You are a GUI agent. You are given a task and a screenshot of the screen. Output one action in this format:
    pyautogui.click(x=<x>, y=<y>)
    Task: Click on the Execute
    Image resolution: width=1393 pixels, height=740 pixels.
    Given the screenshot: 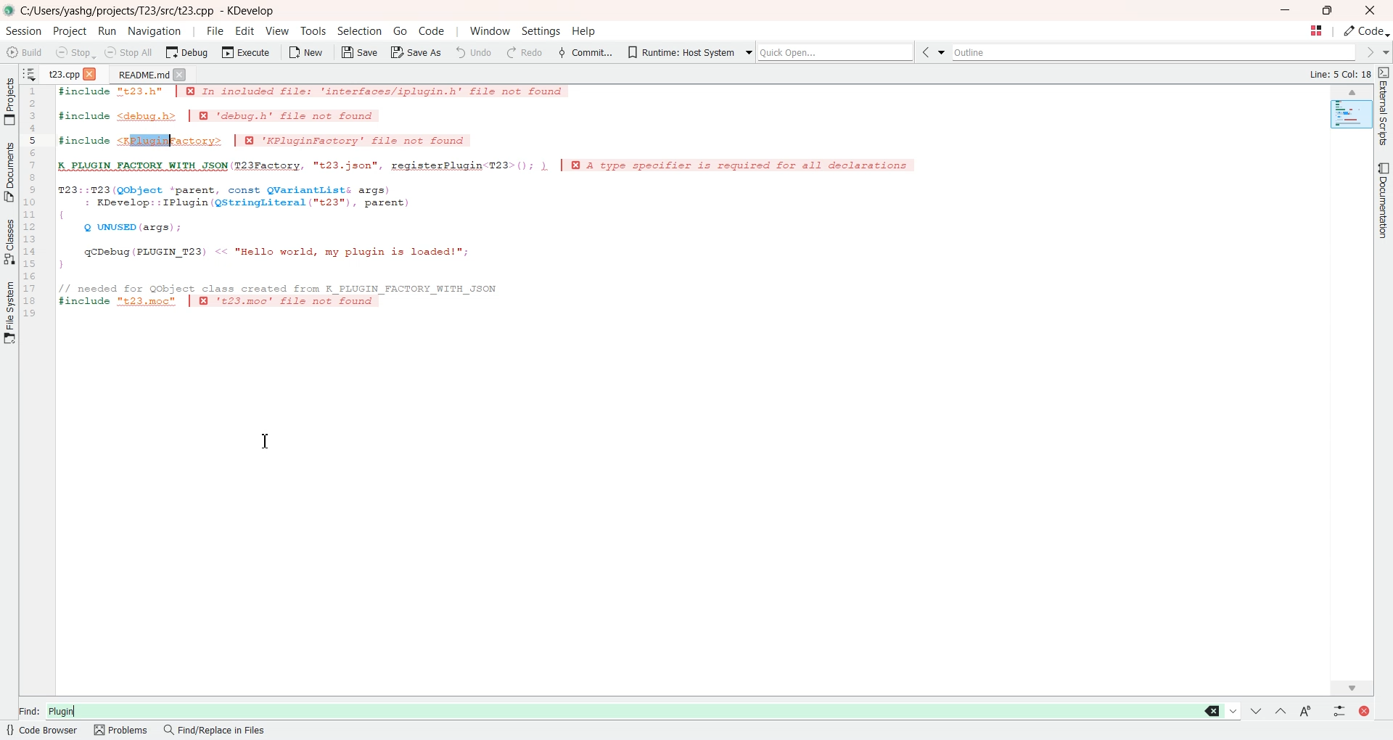 What is the action you would take?
    pyautogui.click(x=246, y=52)
    